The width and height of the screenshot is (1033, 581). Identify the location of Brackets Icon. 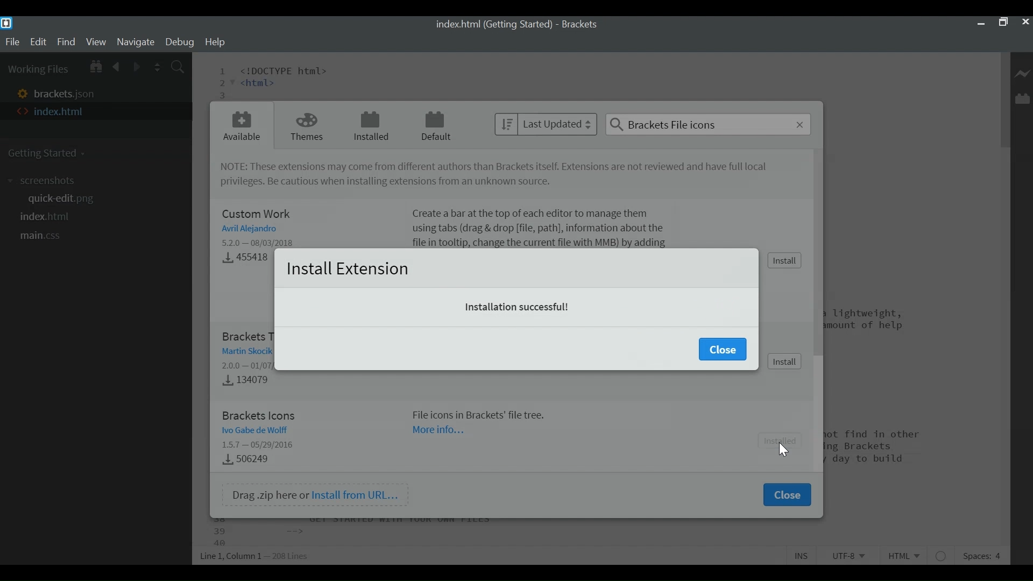
(263, 414).